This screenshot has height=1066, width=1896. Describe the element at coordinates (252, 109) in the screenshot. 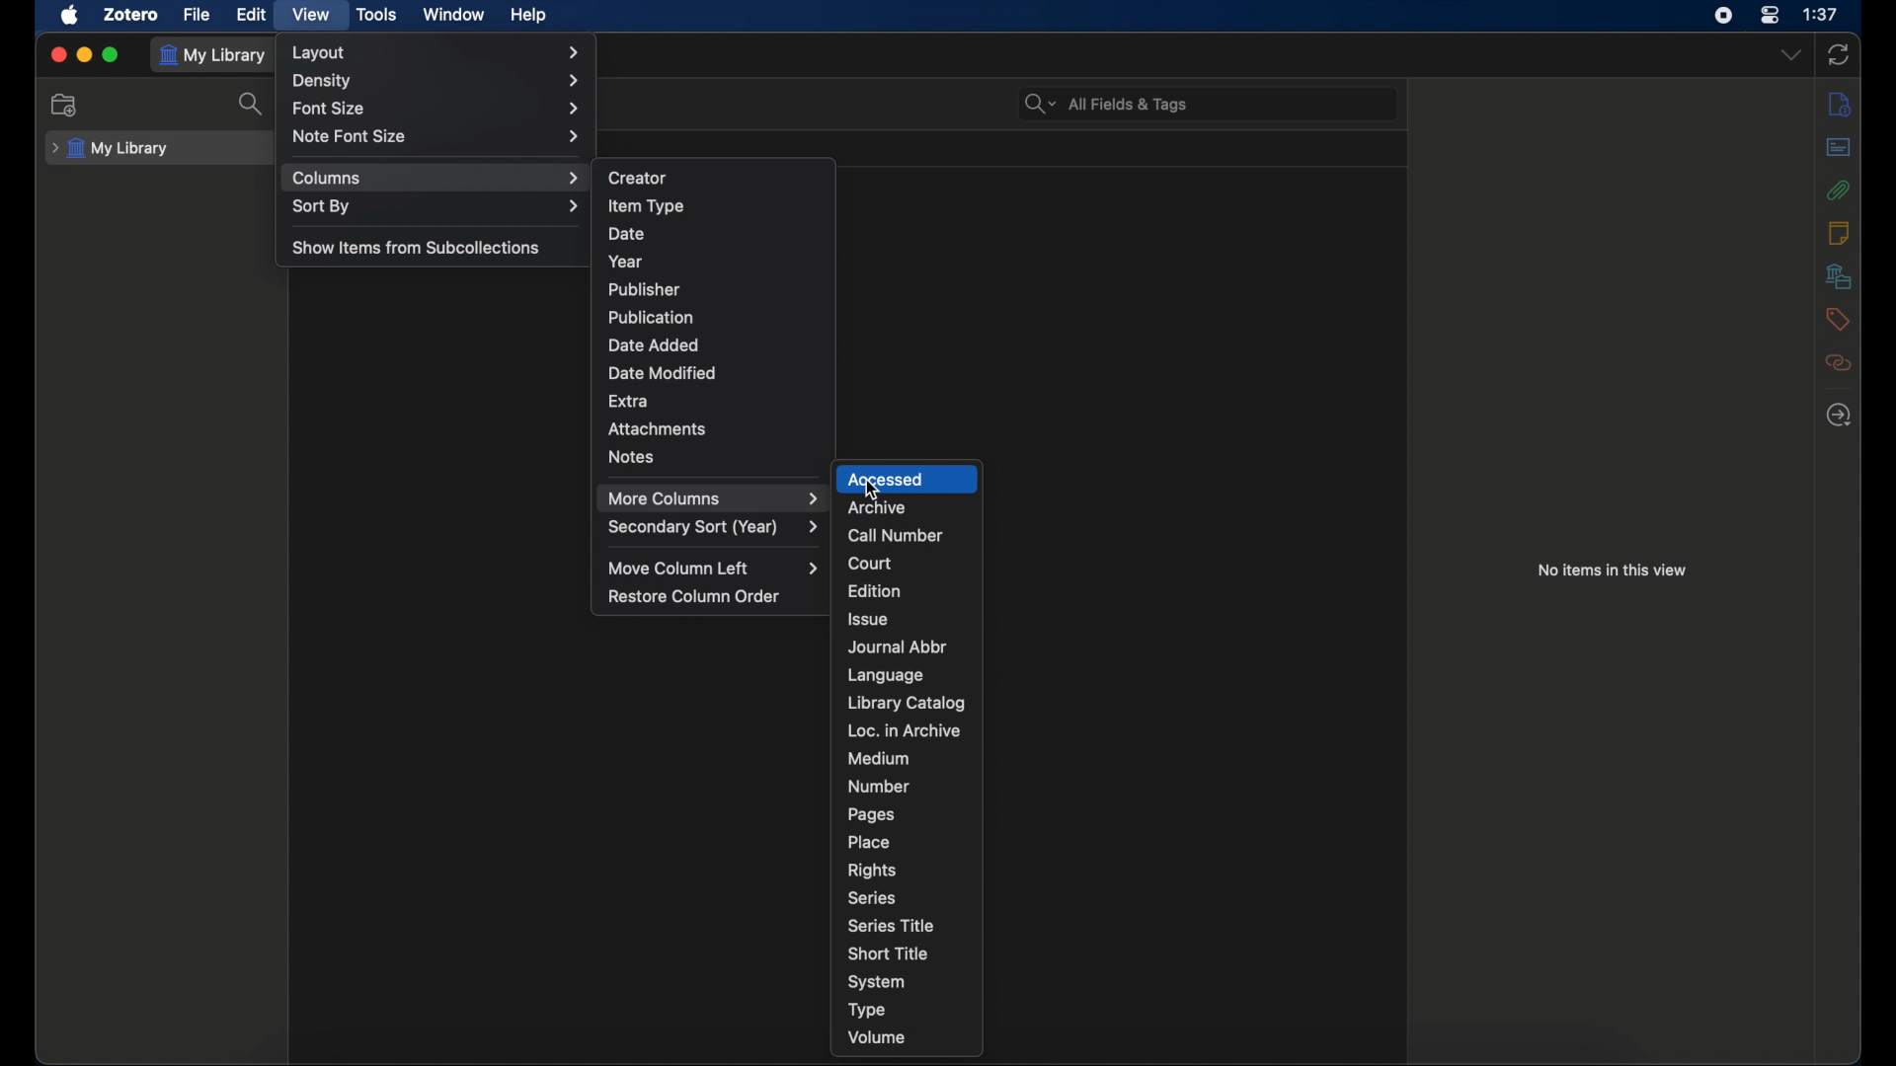

I see `search` at that location.